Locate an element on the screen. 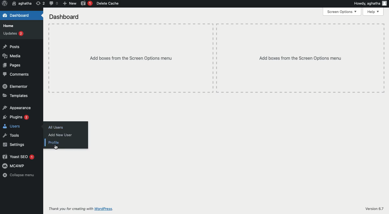  Howdy user is located at coordinates (370, 3).